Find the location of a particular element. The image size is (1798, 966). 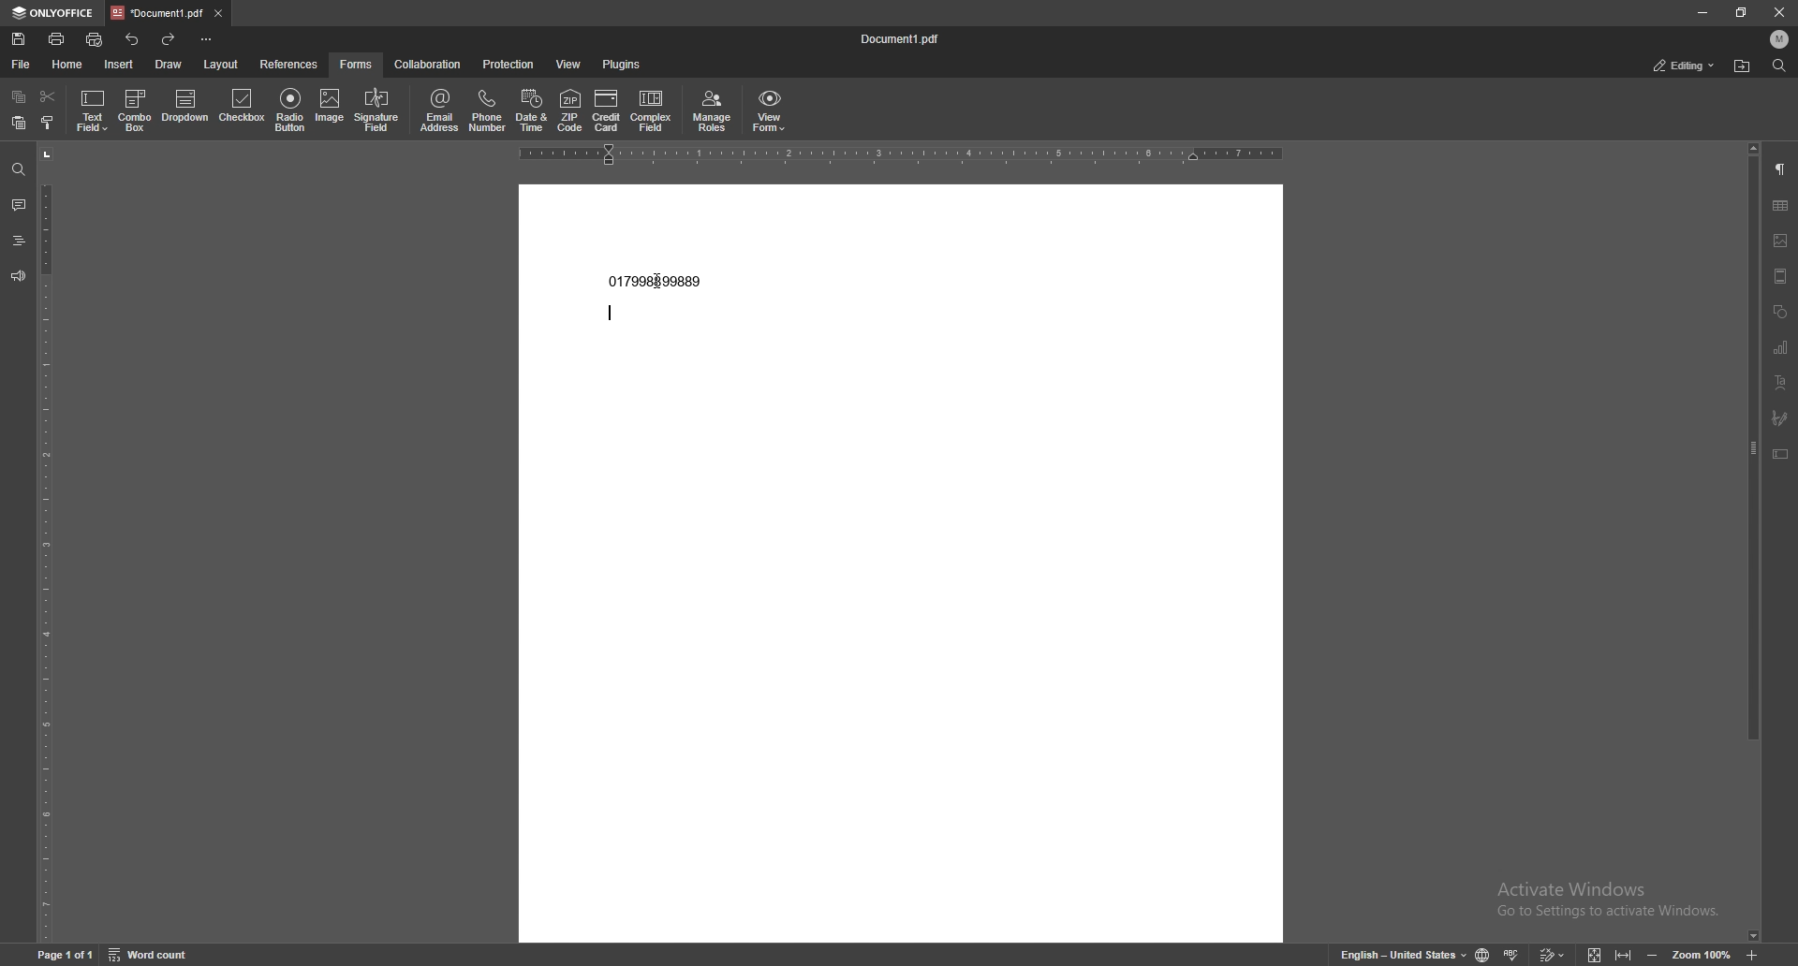

locate file is located at coordinates (1741, 66).